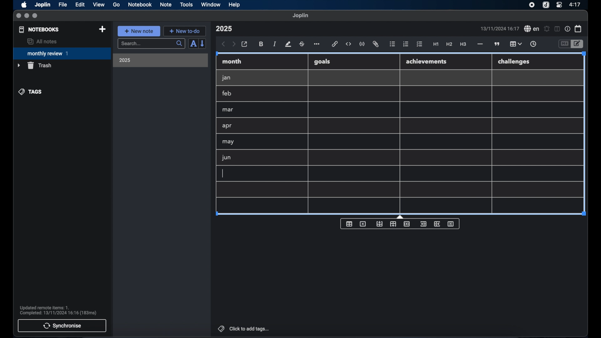  Describe the element at coordinates (211, 4) in the screenshot. I see `window` at that location.